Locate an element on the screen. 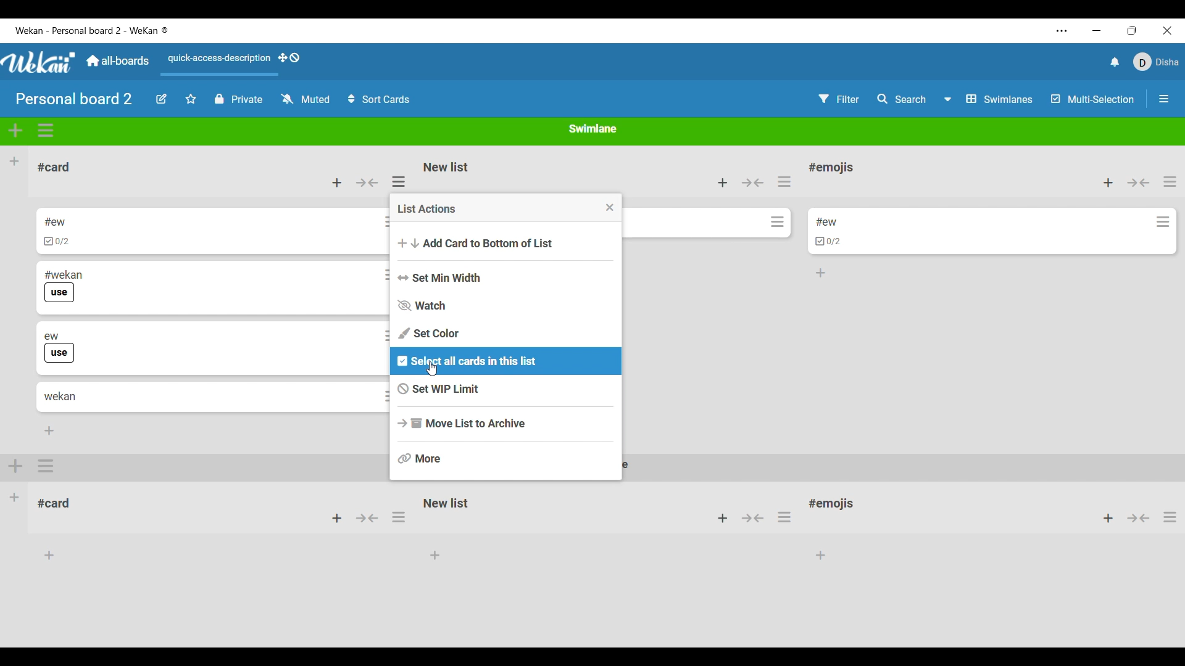  Card actions is located at coordinates (777, 221).